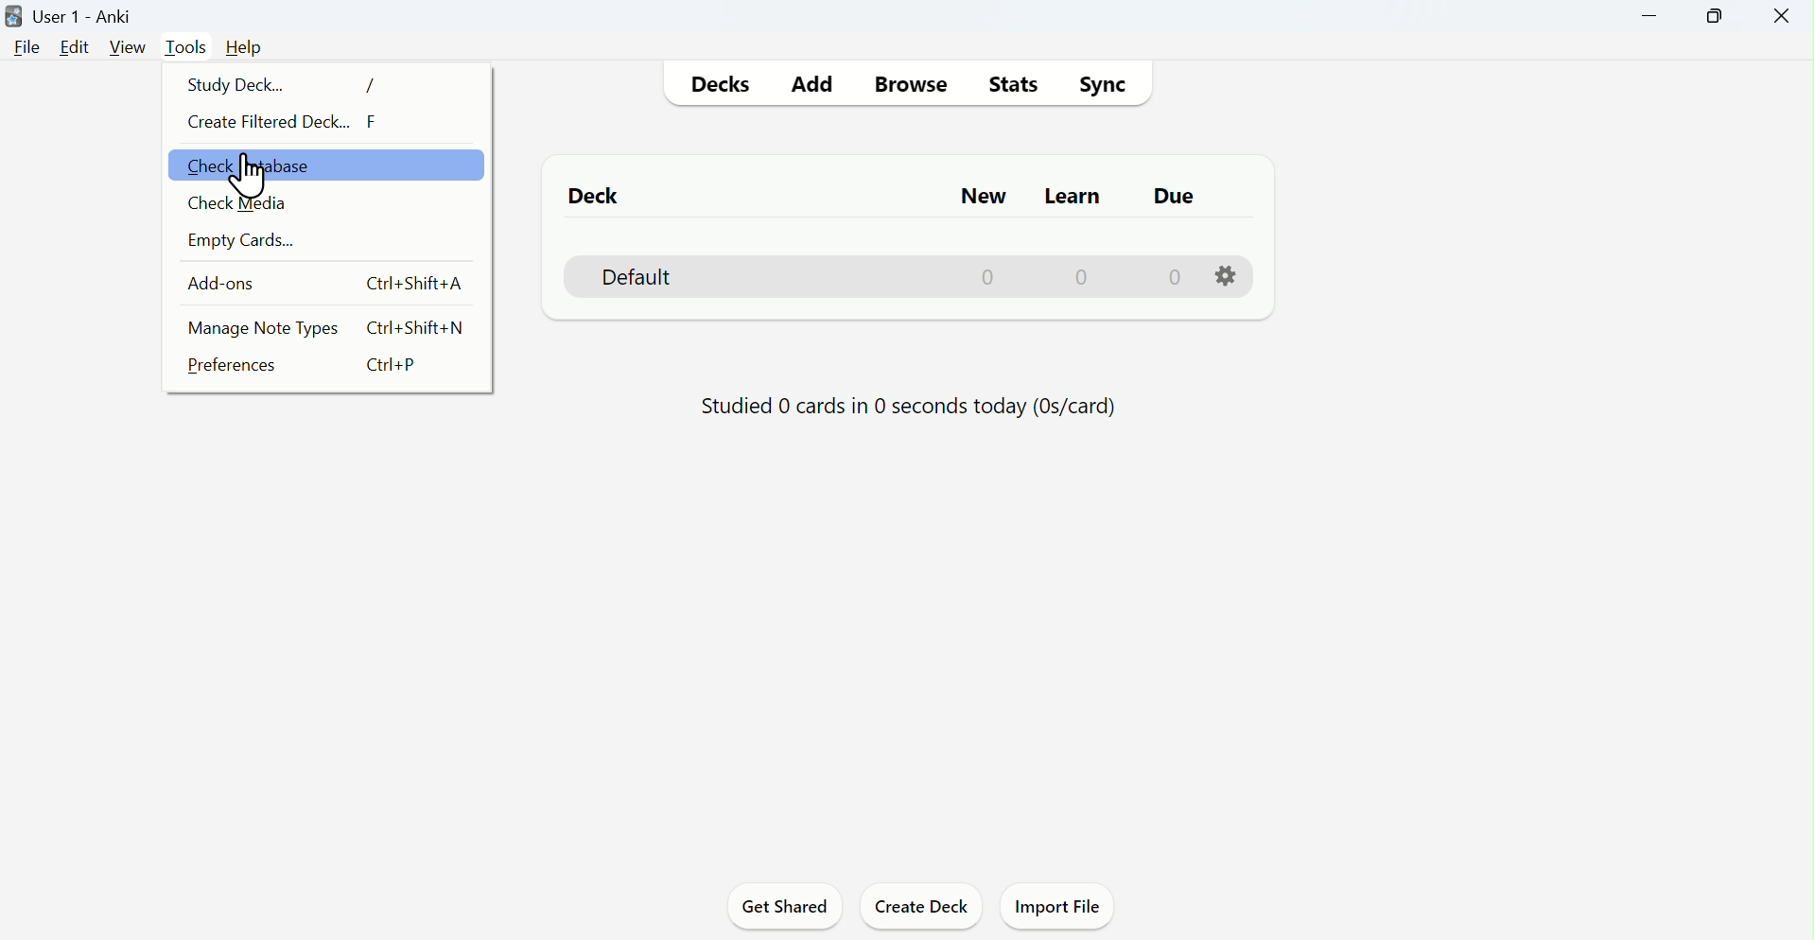 The width and height of the screenshot is (1814, 940). I want to click on settings, so click(1221, 277).